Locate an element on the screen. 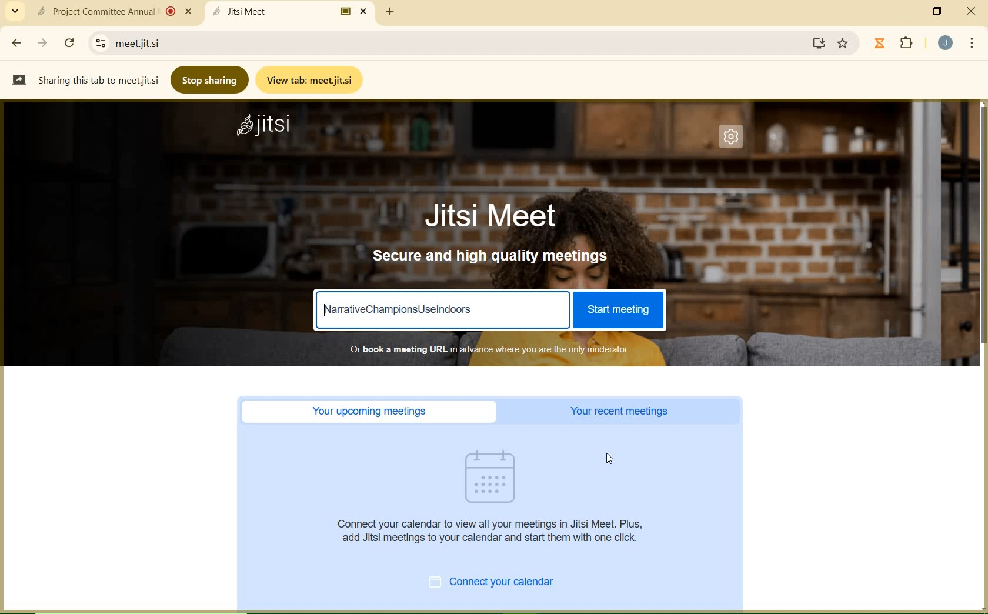 The height and width of the screenshot is (614, 988). meetjitsi is located at coordinates (145, 42).